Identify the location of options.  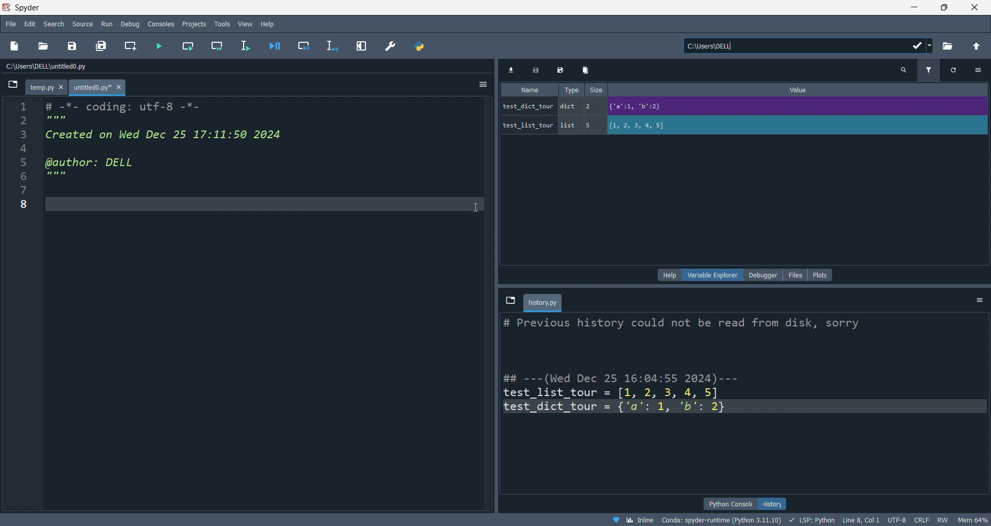
(981, 300).